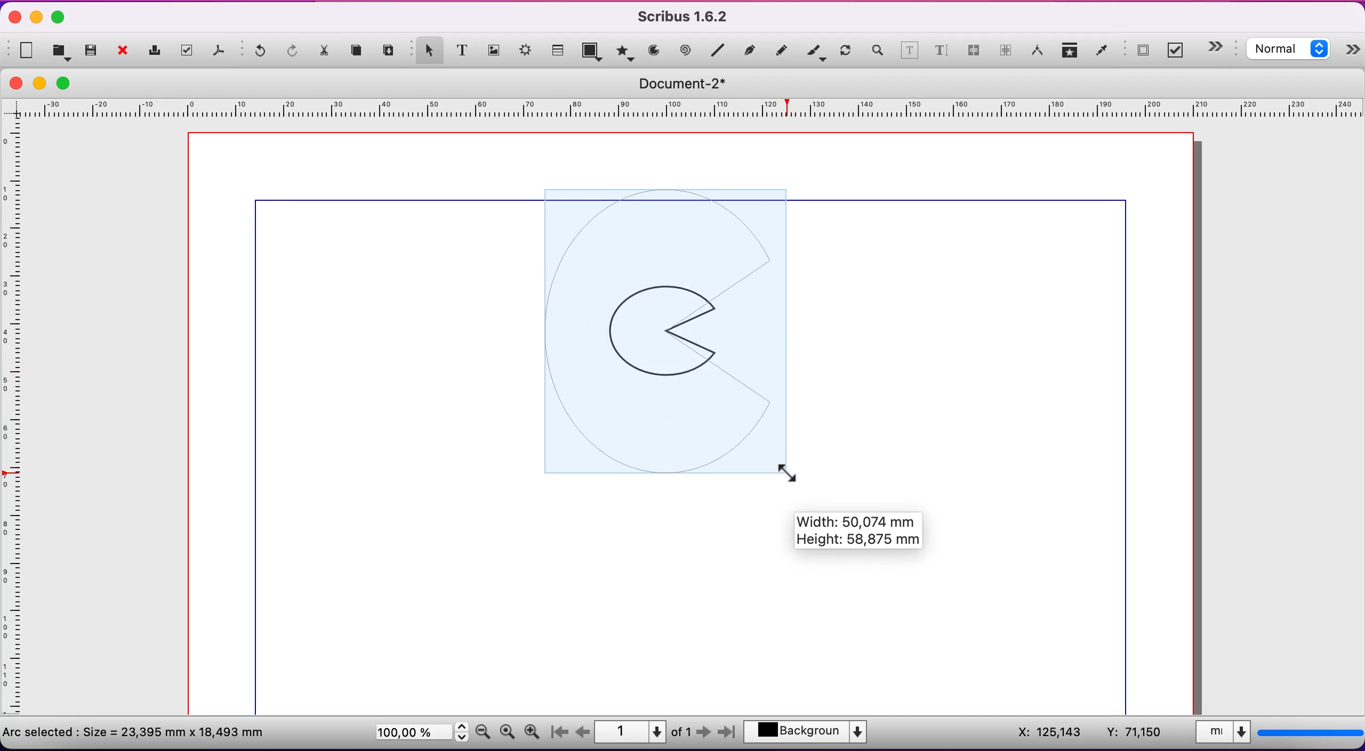 This screenshot has height=751, width=1365. I want to click on horizontal measures, so click(685, 112).